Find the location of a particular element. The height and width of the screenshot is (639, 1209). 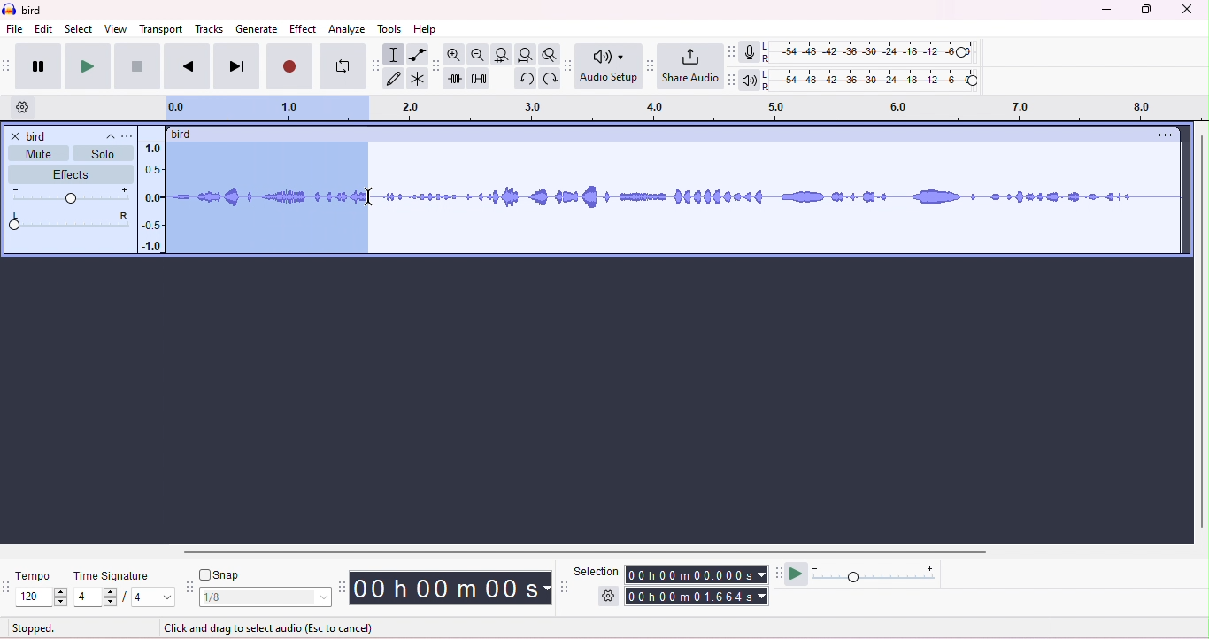

cursor moved is located at coordinates (369, 197).